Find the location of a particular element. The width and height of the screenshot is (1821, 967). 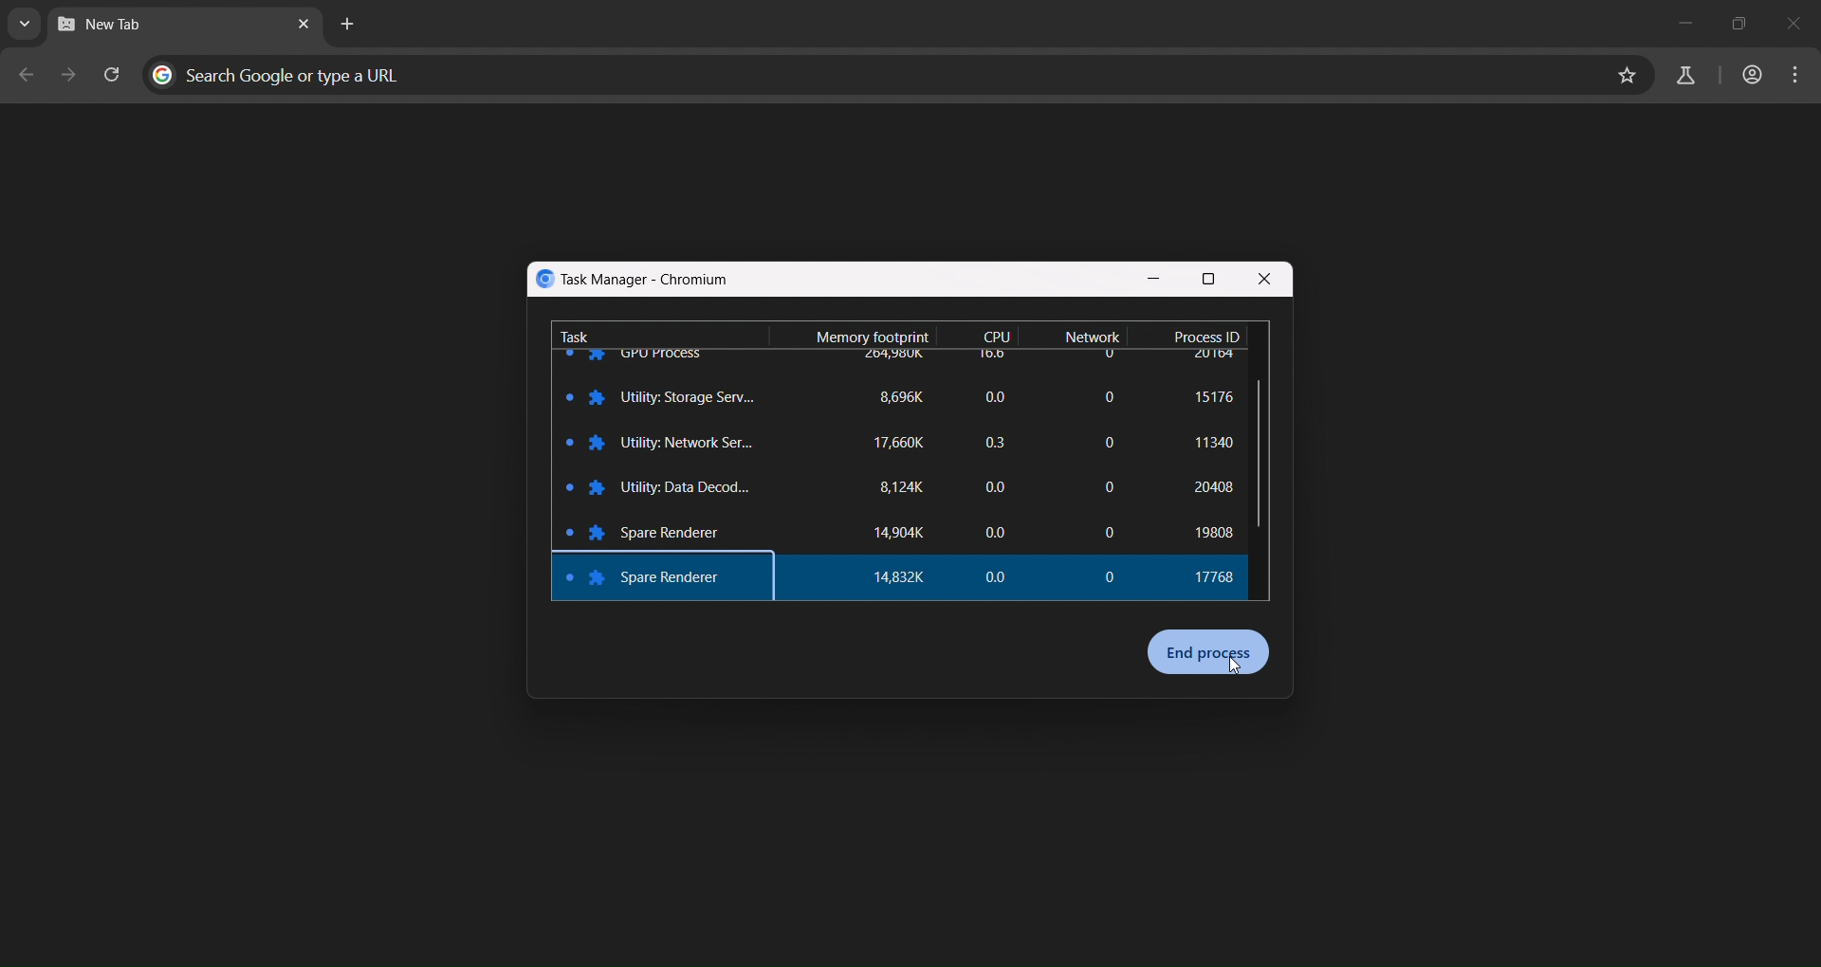

11340 is located at coordinates (1207, 445).